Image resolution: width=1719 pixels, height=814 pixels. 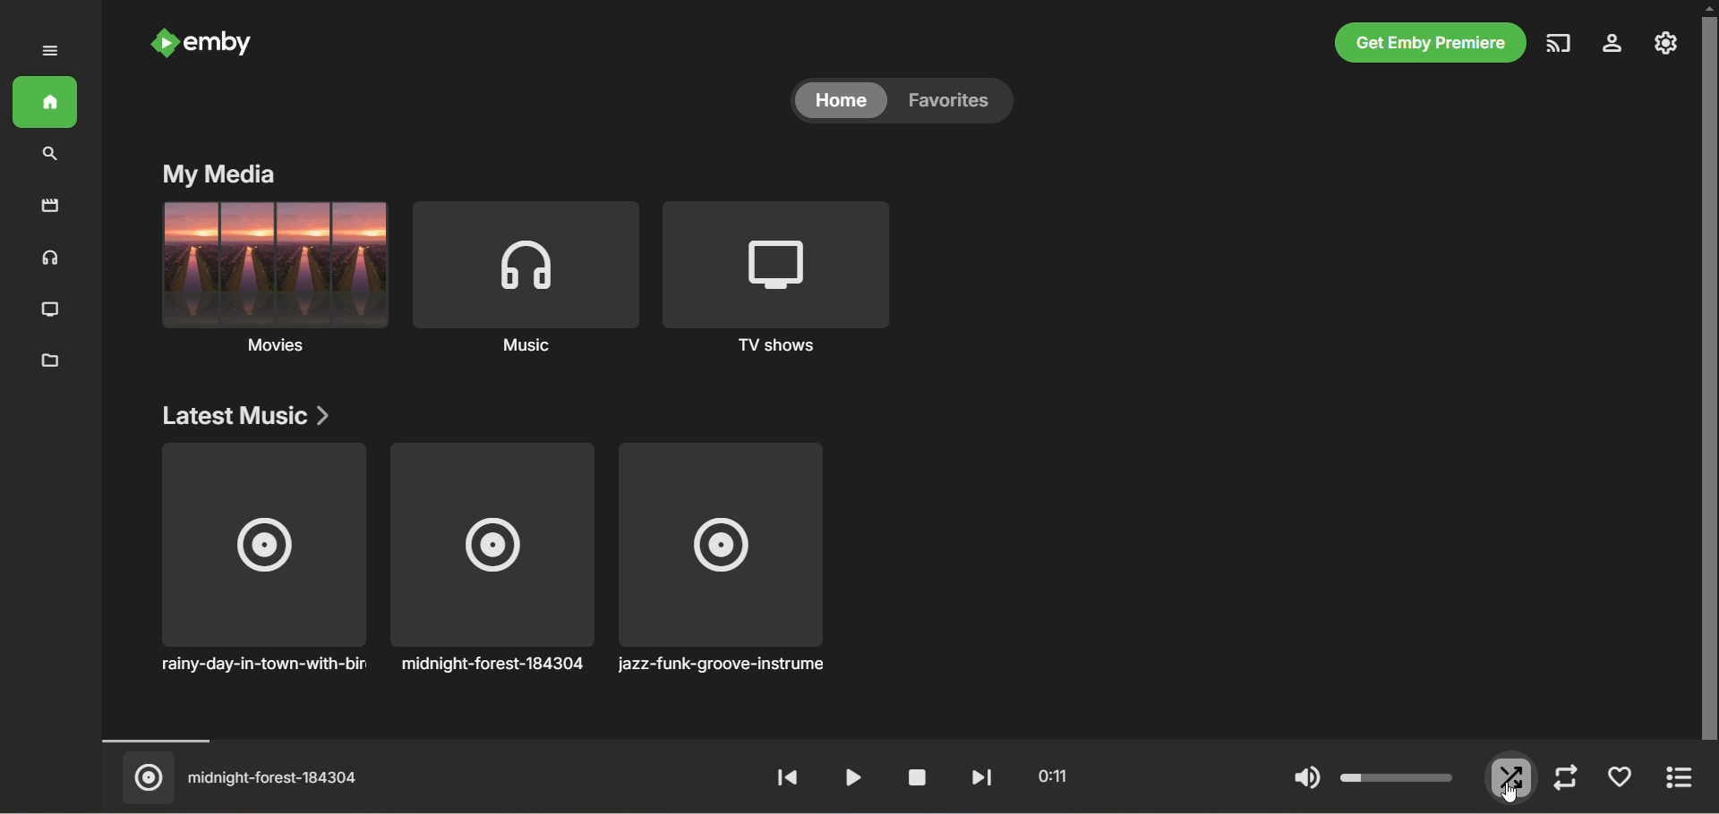 I want to click on rewind, so click(x=786, y=779).